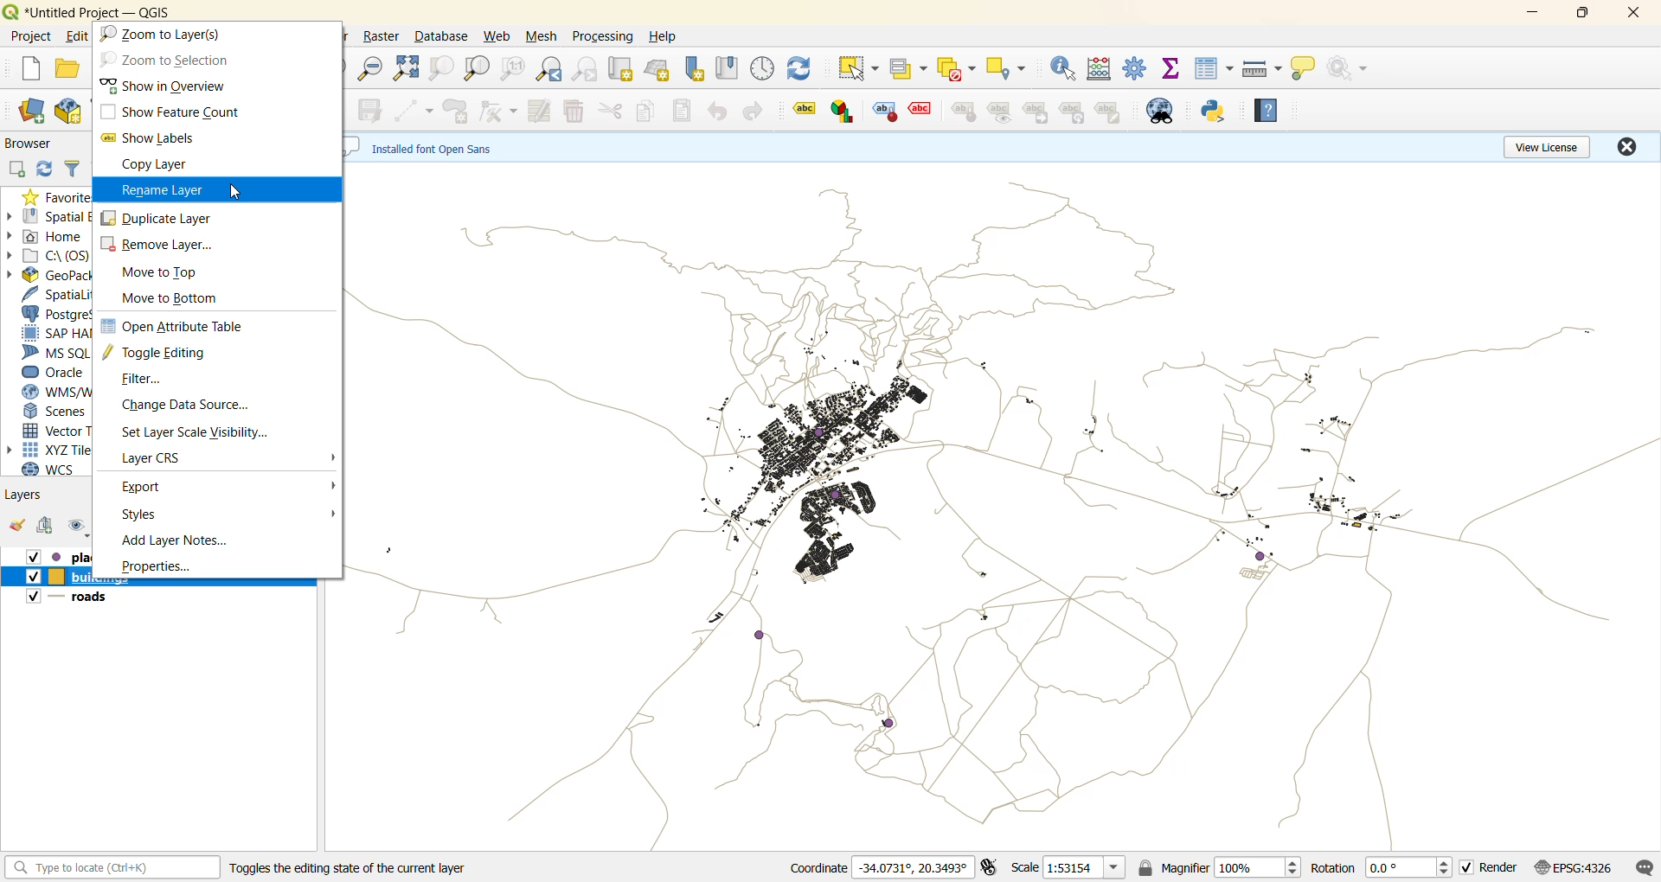 Image resolution: width=1661 pixels, height=882 pixels. What do you see at coordinates (1581, 866) in the screenshot?
I see `crs` at bounding box center [1581, 866].